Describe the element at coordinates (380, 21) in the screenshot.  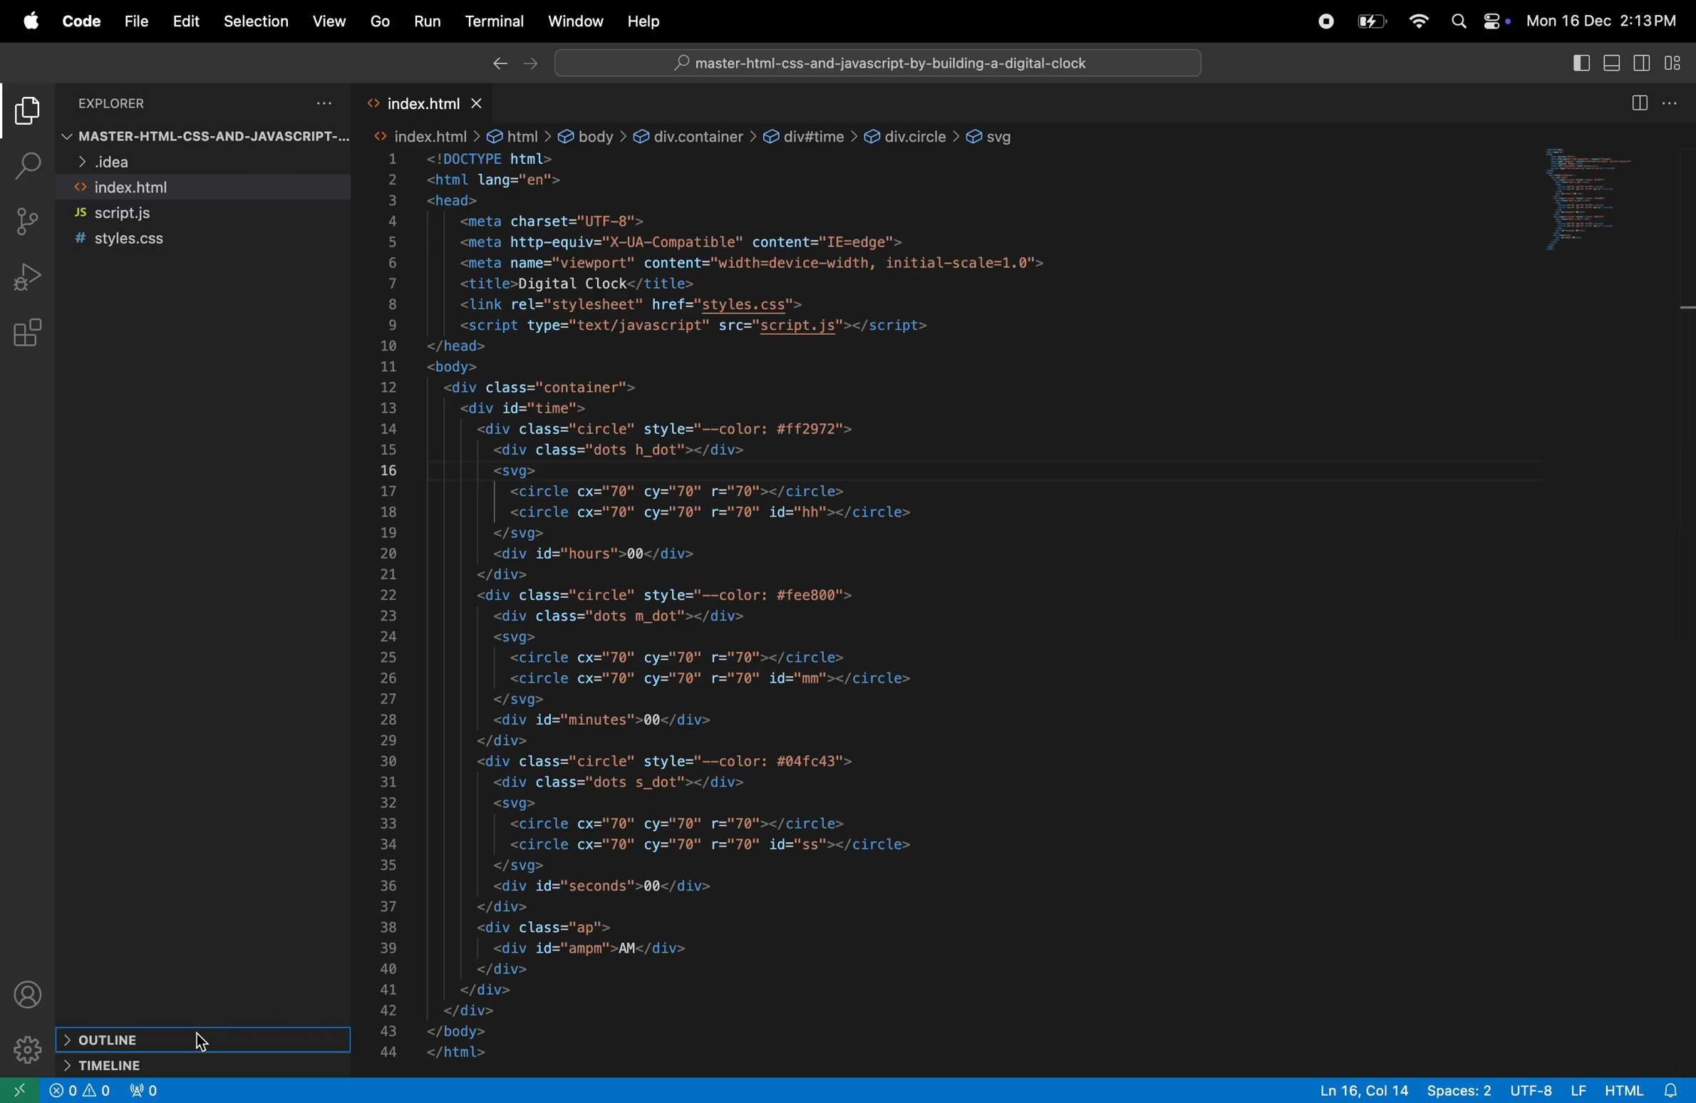
I see `Go` at that location.